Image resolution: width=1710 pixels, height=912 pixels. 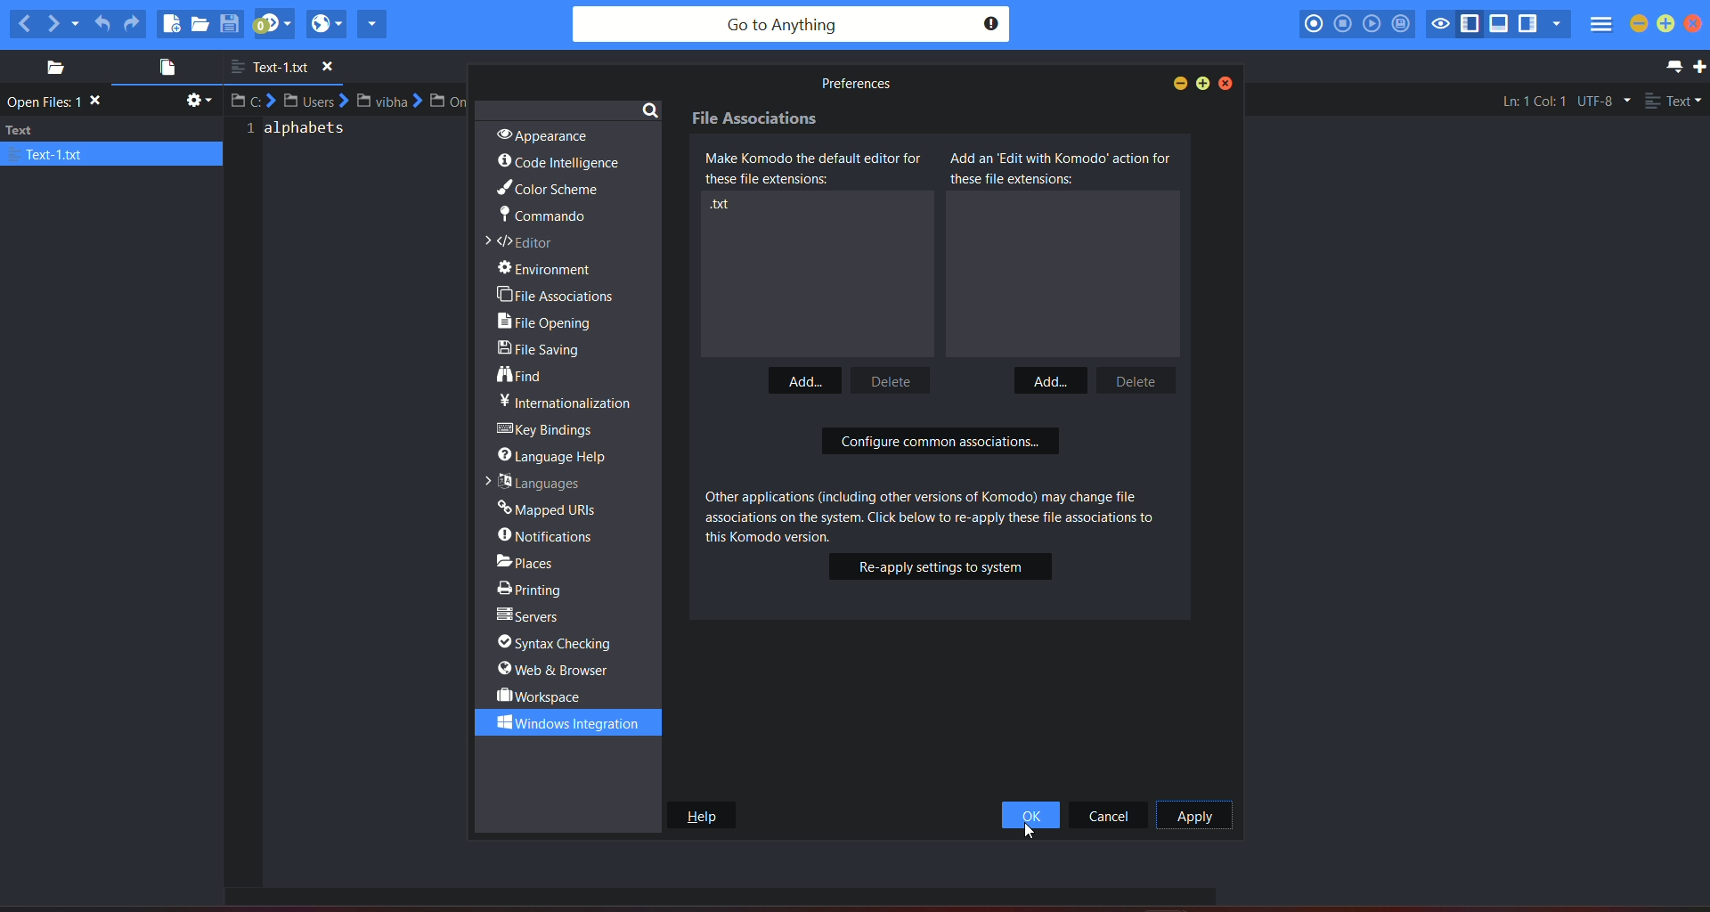 What do you see at coordinates (560, 722) in the screenshot?
I see `windows integration` at bounding box center [560, 722].